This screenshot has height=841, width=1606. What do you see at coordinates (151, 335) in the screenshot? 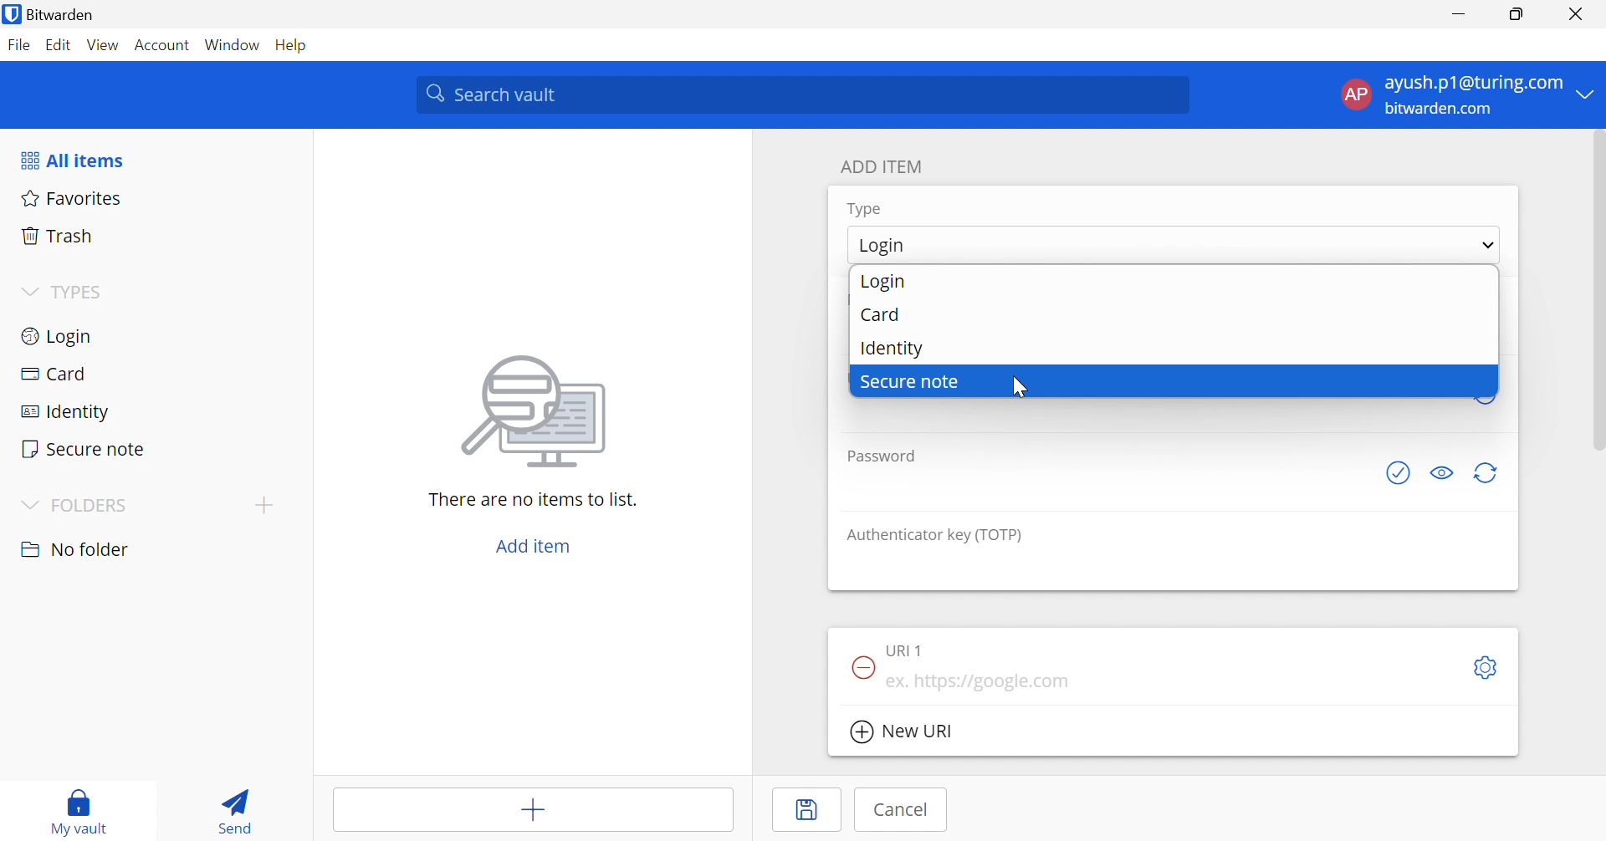
I see `Login` at bounding box center [151, 335].